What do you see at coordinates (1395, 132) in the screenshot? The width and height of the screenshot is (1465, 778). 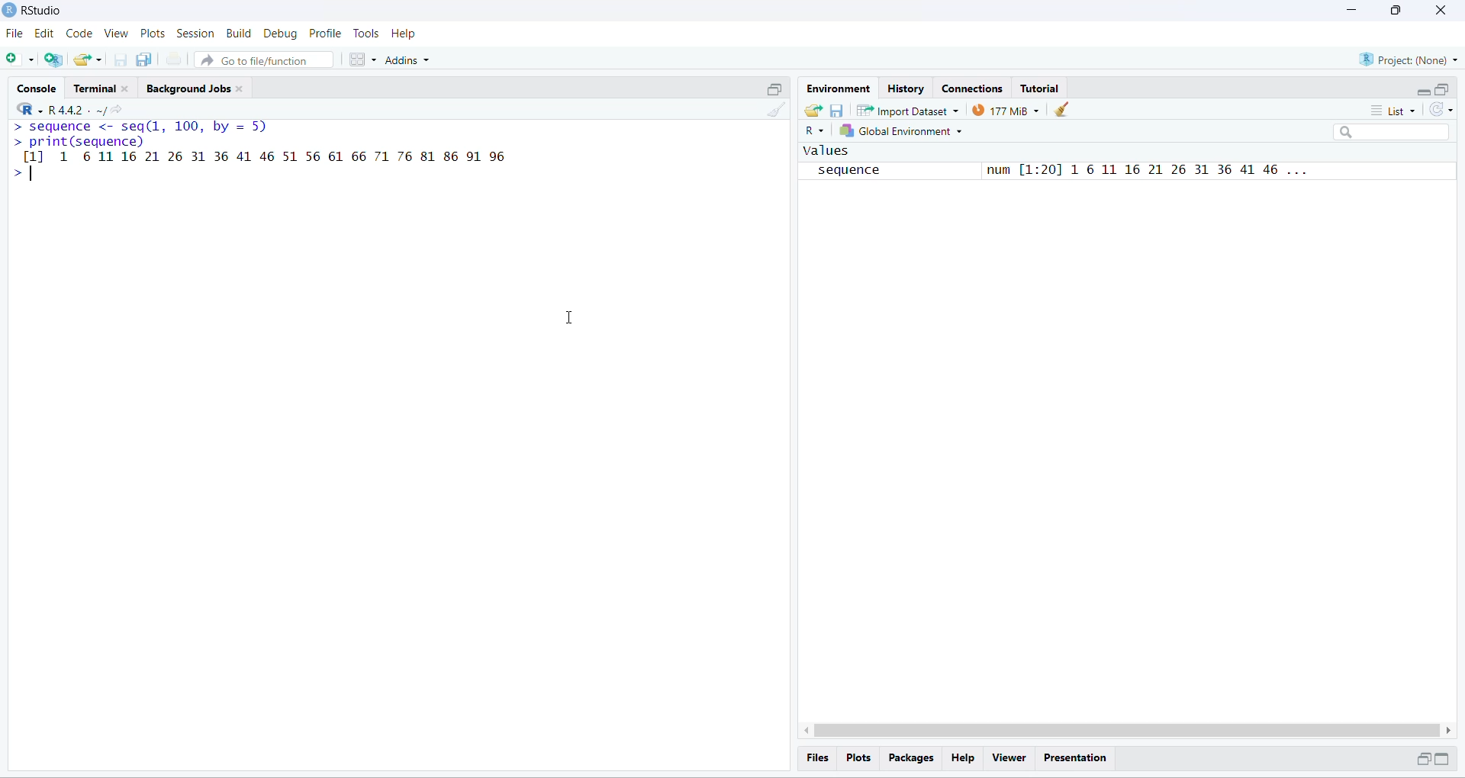 I see `search box` at bounding box center [1395, 132].